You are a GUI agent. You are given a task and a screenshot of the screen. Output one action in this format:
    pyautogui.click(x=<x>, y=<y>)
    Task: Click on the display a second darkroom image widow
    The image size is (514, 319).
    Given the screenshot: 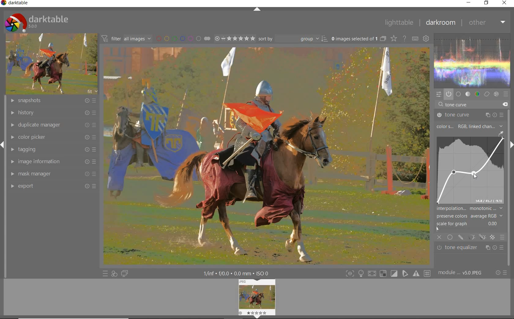 What is the action you would take?
    pyautogui.click(x=125, y=273)
    